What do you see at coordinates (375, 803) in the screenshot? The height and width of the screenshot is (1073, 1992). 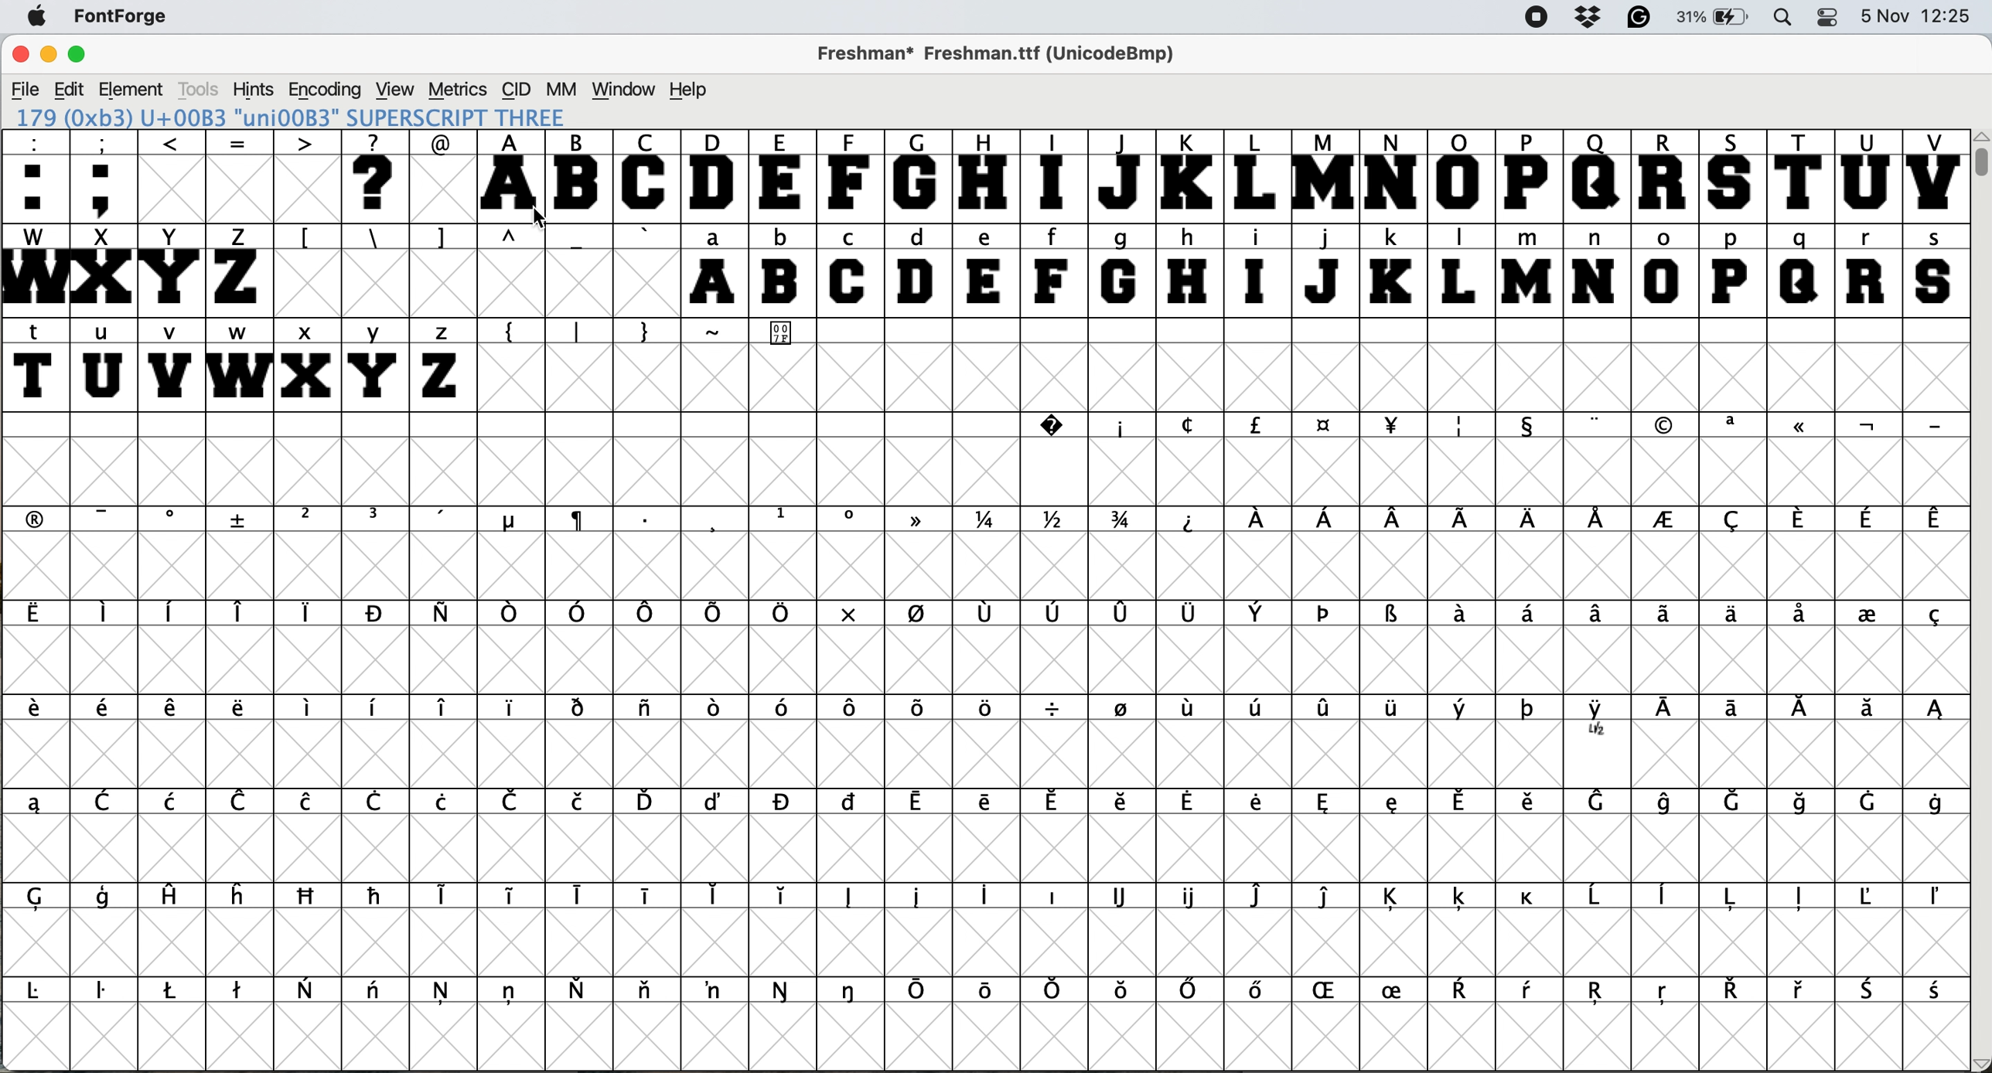 I see `symbol` at bounding box center [375, 803].